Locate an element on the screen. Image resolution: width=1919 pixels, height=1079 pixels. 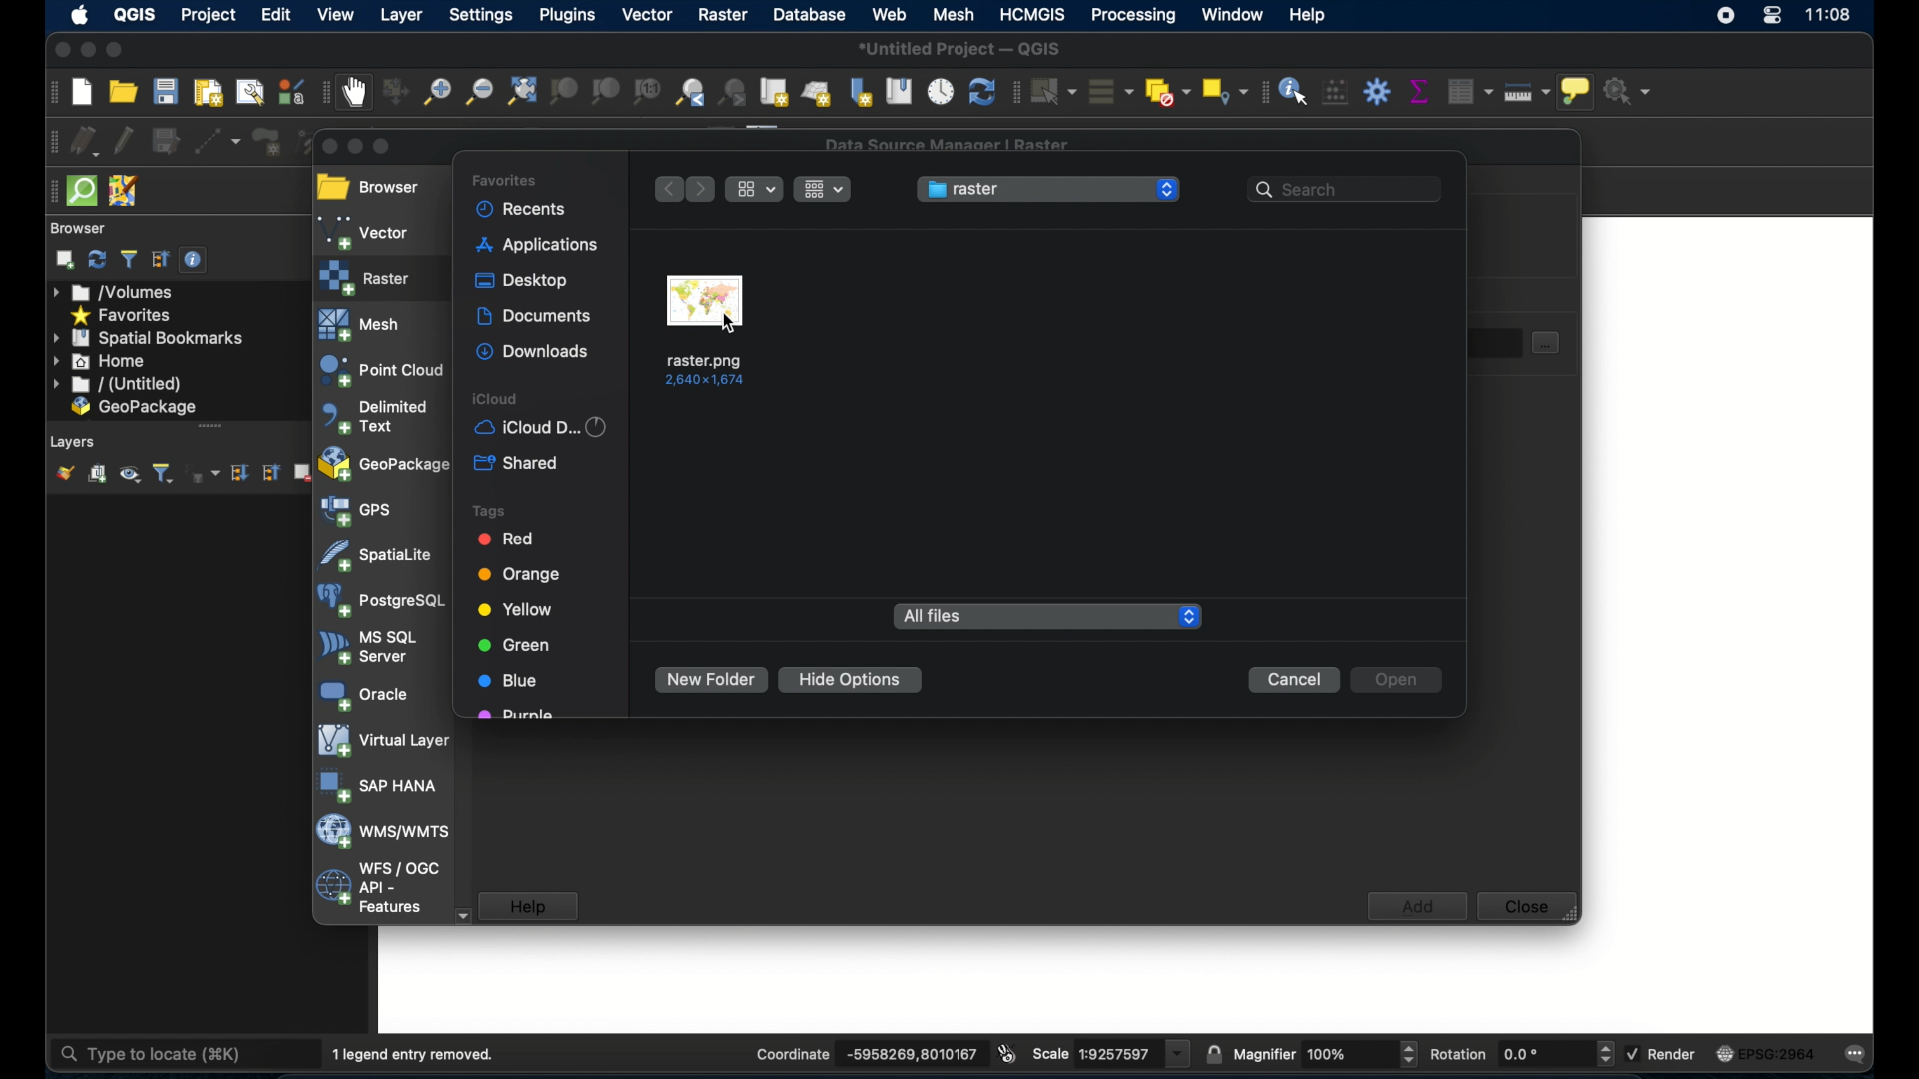
raster is located at coordinates (723, 16).